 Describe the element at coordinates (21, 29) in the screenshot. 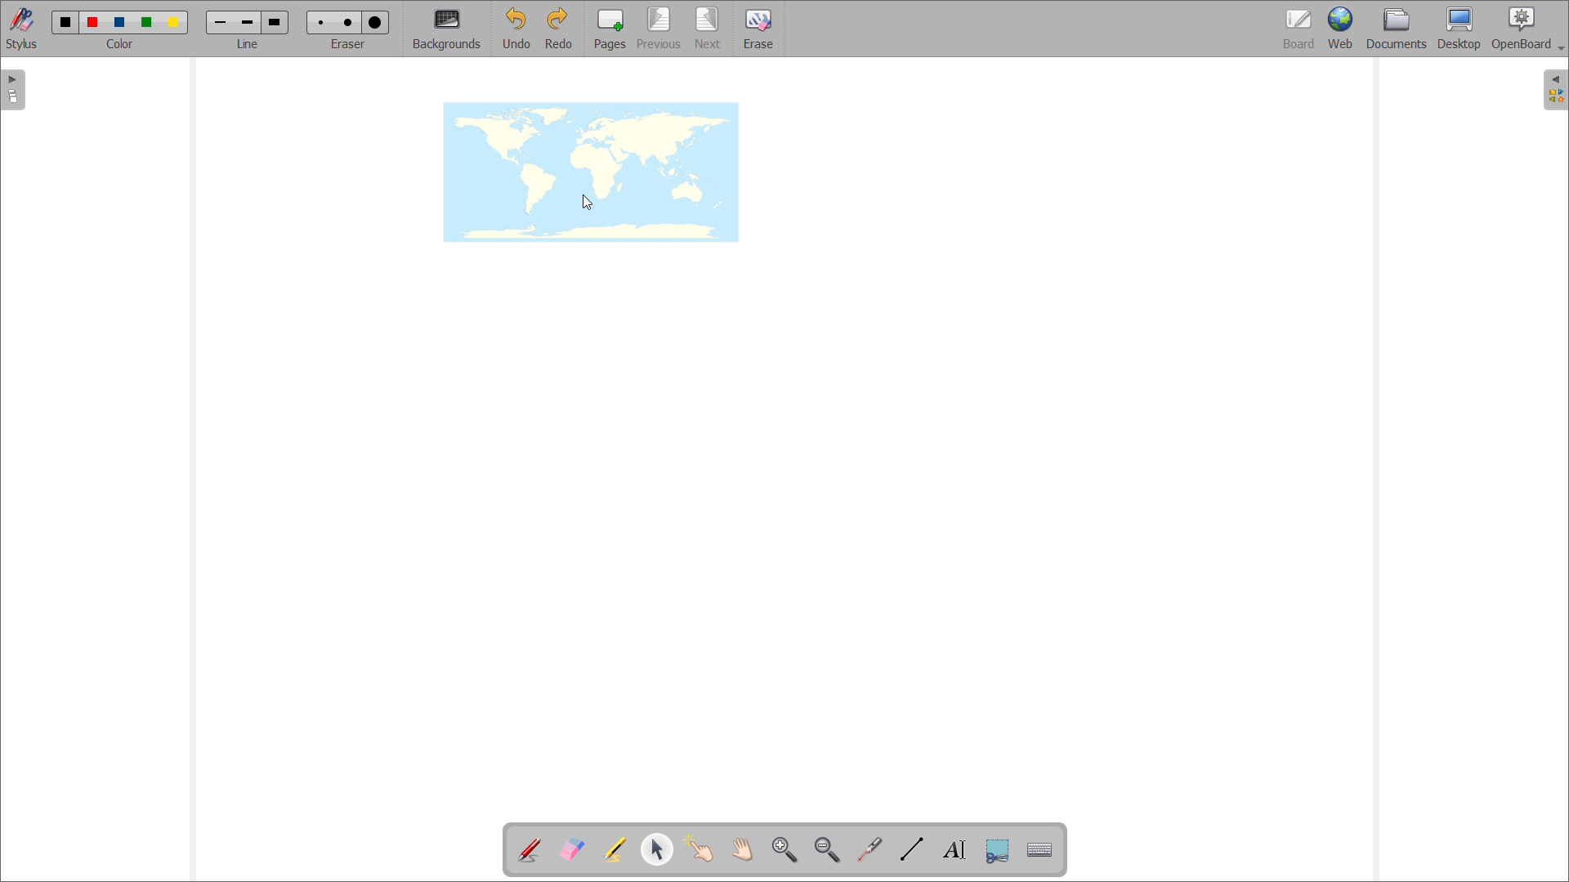

I see `toggle stylus` at that location.